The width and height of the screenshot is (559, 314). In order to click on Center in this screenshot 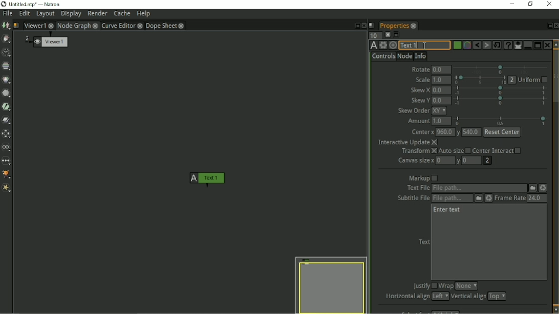, I will do `click(421, 131)`.